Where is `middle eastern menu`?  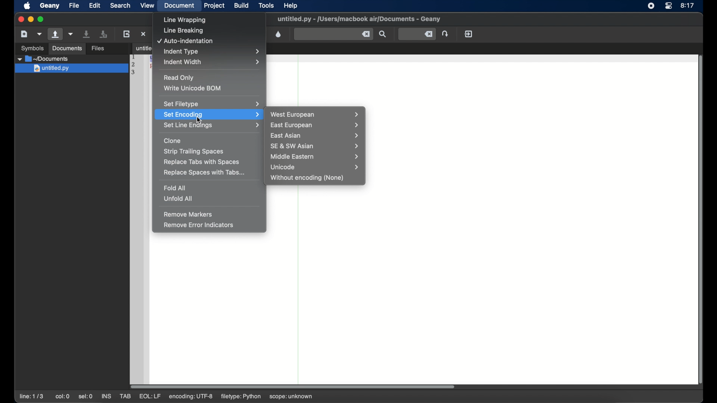 middle eastern menu is located at coordinates (316, 156).